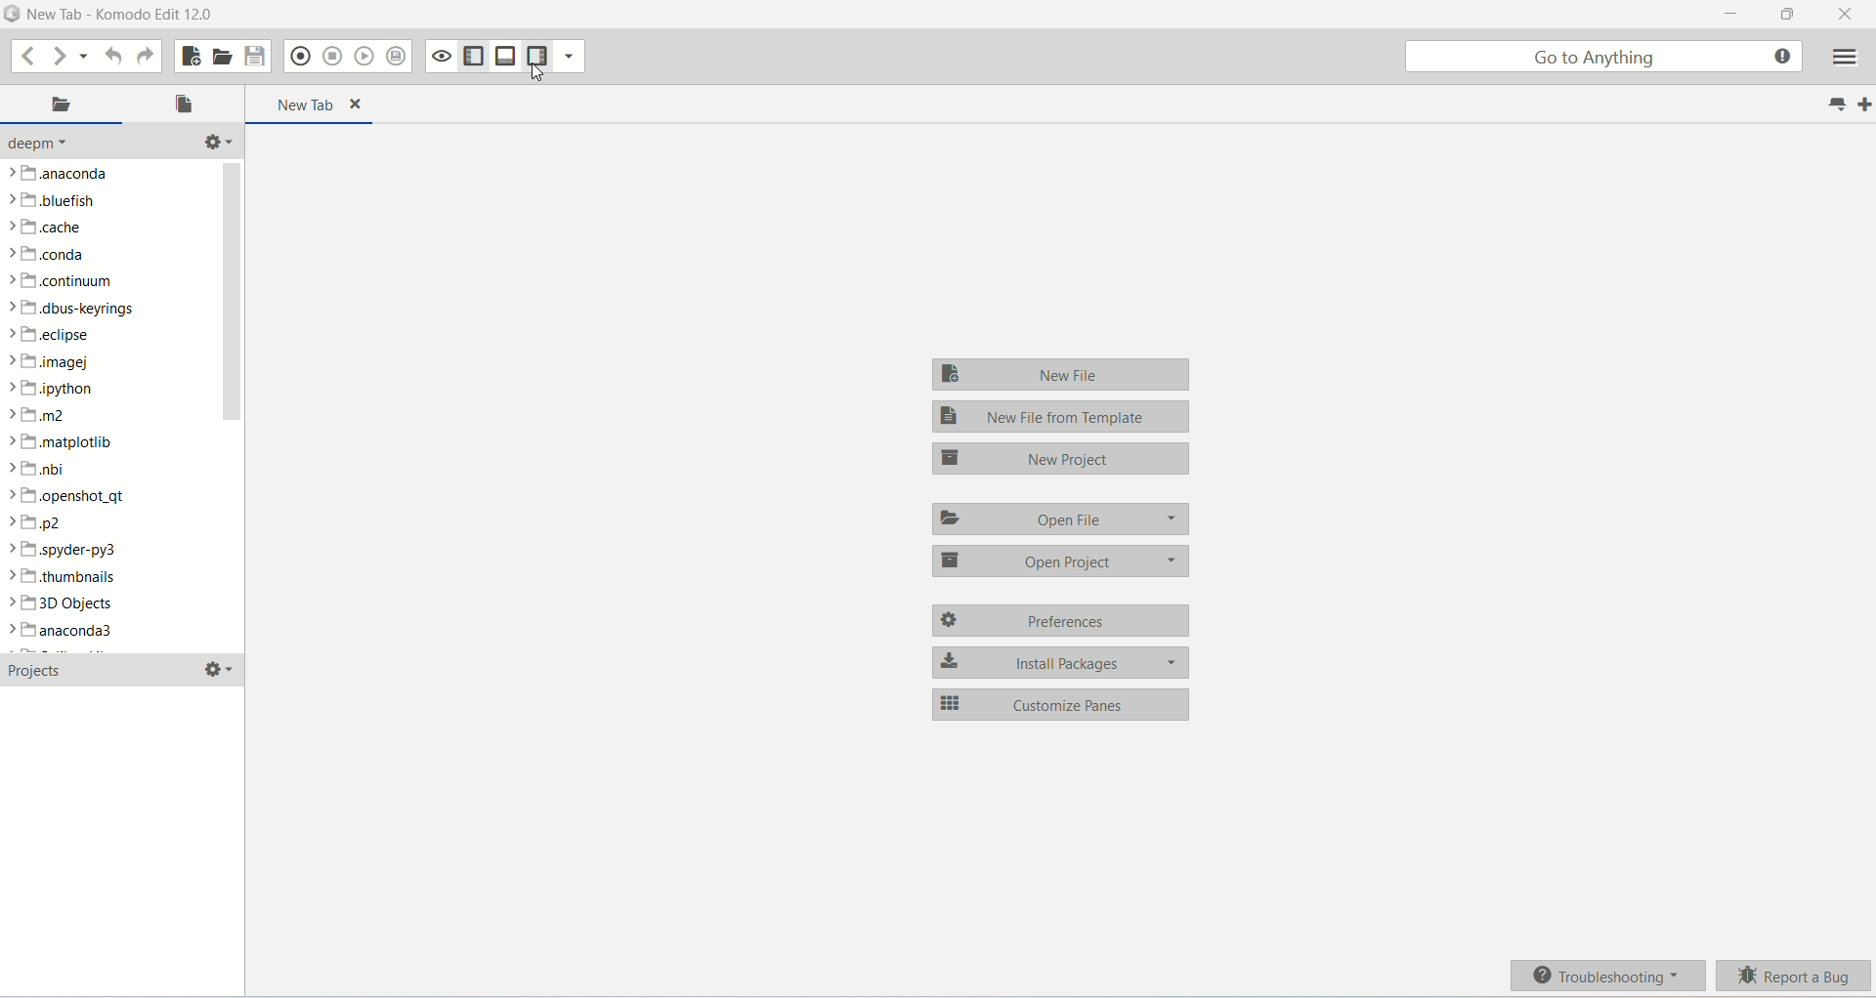  What do you see at coordinates (1734, 14) in the screenshot?
I see `minimize` at bounding box center [1734, 14].